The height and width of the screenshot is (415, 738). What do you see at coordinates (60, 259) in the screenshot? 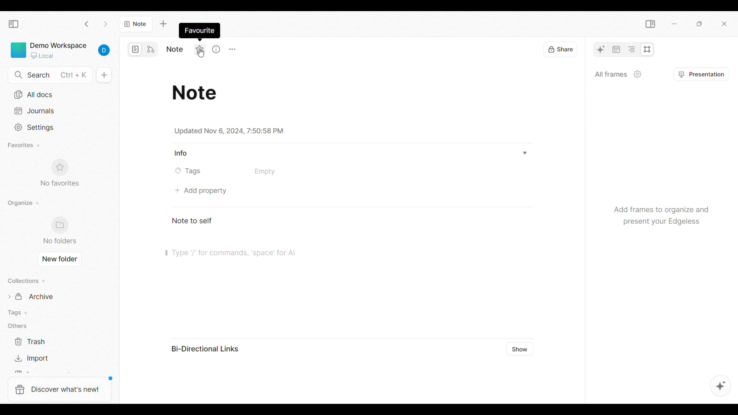
I see `new folder` at bounding box center [60, 259].